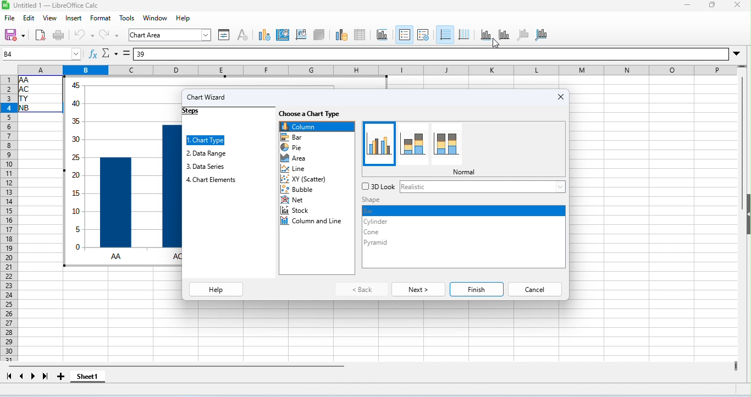 Image resolution: width=751 pixels, height=397 pixels. What do you see at coordinates (298, 148) in the screenshot?
I see `pie` at bounding box center [298, 148].